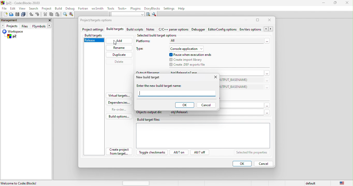 This screenshot has height=186, width=353. What do you see at coordinates (216, 77) in the screenshot?
I see `close` at bounding box center [216, 77].